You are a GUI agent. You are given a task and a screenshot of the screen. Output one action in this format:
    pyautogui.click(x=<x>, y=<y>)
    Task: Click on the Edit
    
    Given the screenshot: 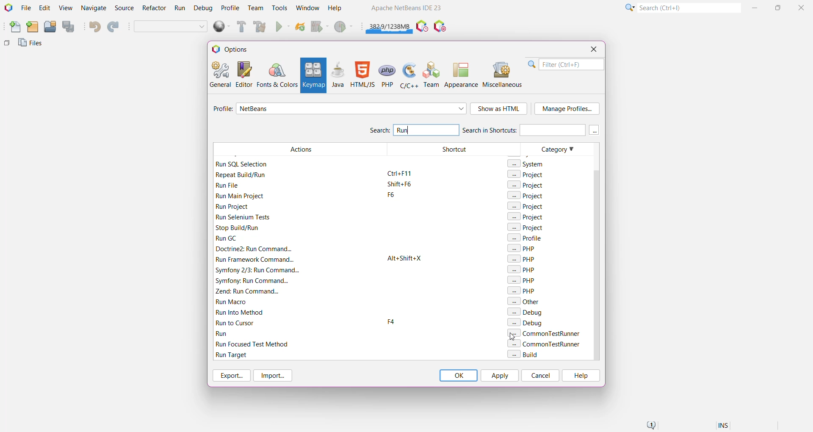 What is the action you would take?
    pyautogui.click(x=44, y=8)
    